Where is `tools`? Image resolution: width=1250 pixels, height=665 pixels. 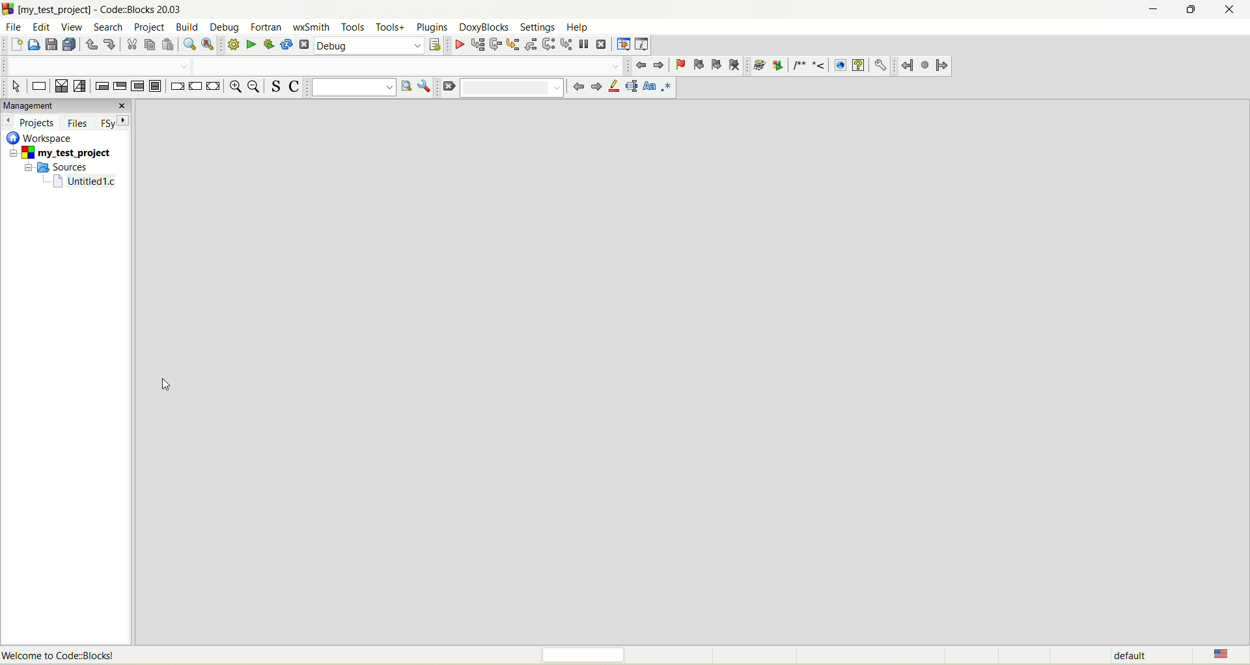
tools is located at coordinates (352, 27).